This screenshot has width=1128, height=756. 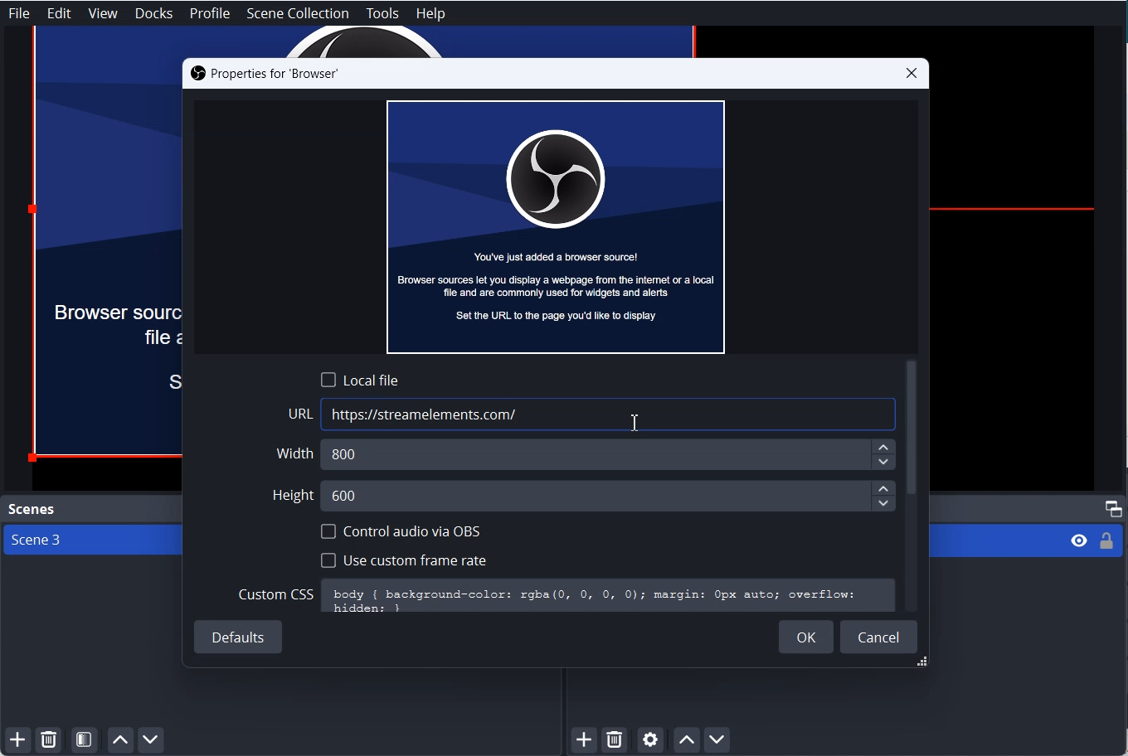 I want to click on lock, so click(x=1106, y=544).